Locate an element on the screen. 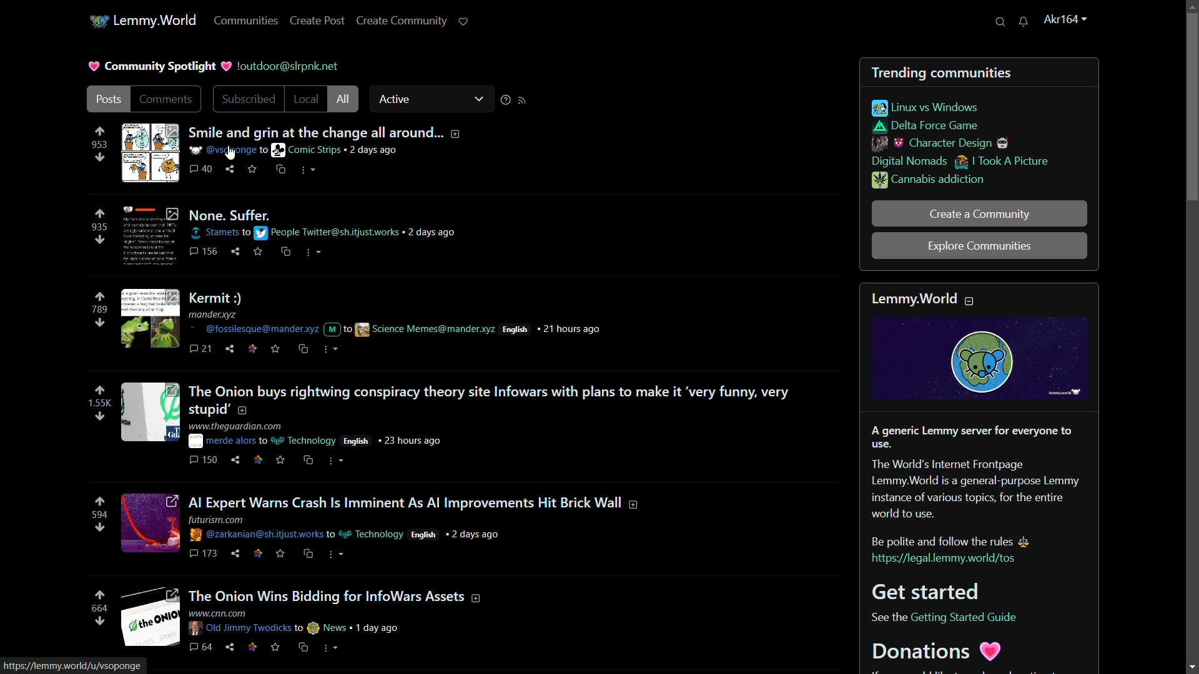 This screenshot has width=1199, height=674. share is located at coordinates (235, 461).